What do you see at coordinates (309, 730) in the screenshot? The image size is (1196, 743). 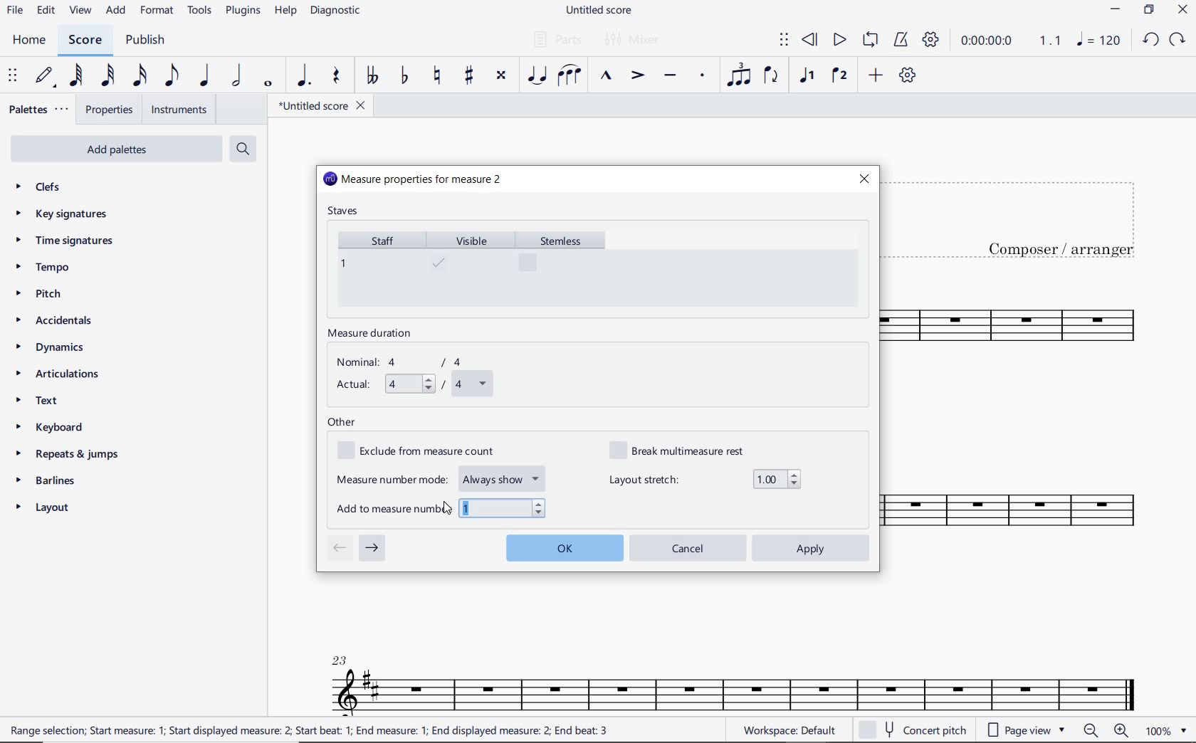 I see `range selection` at bounding box center [309, 730].